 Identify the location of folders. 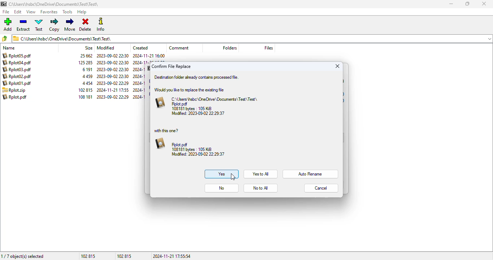
(230, 48).